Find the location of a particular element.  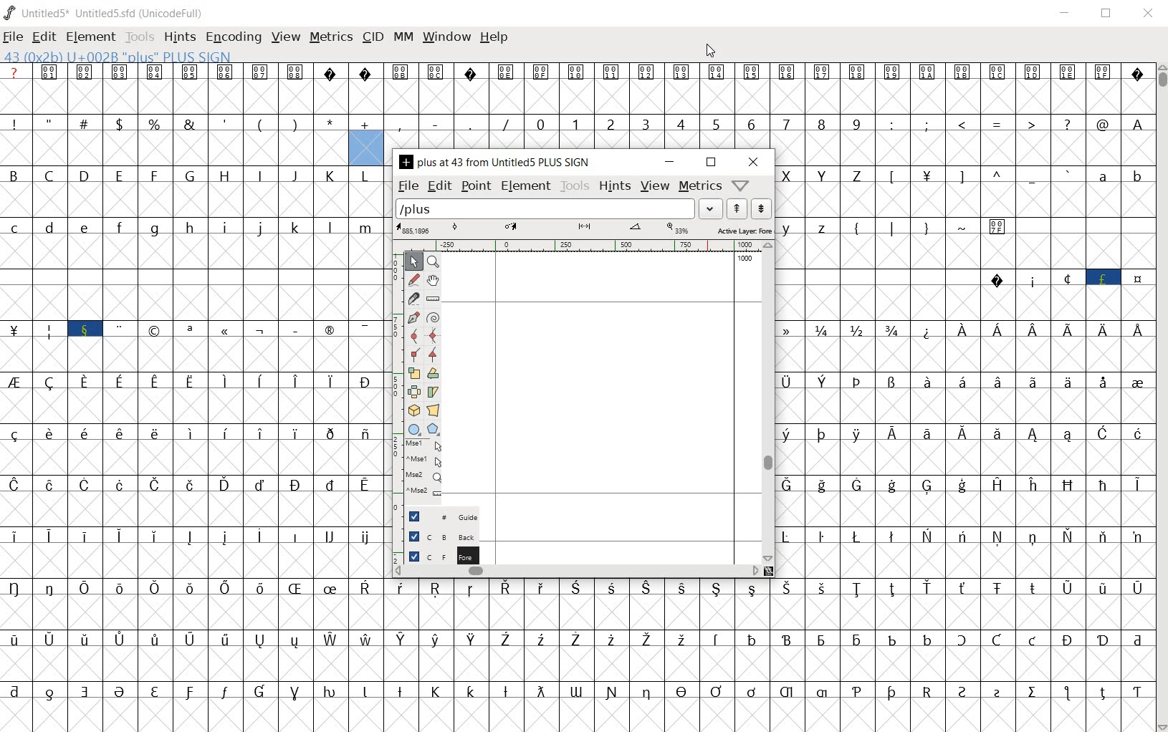

scroll bar is located at coordinates (396, 284).